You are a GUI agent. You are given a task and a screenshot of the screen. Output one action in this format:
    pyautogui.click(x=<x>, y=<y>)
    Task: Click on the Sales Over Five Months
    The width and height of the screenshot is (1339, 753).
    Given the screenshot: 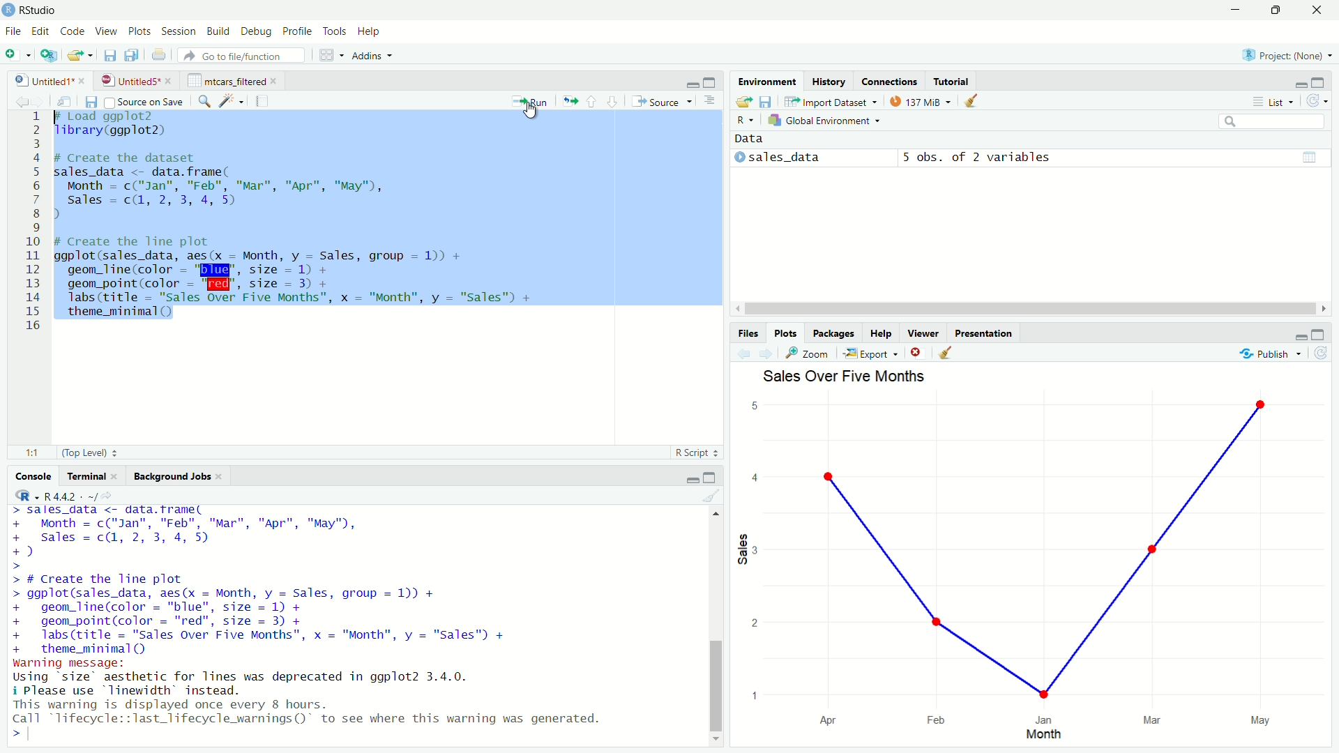 What is the action you would take?
    pyautogui.click(x=847, y=375)
    